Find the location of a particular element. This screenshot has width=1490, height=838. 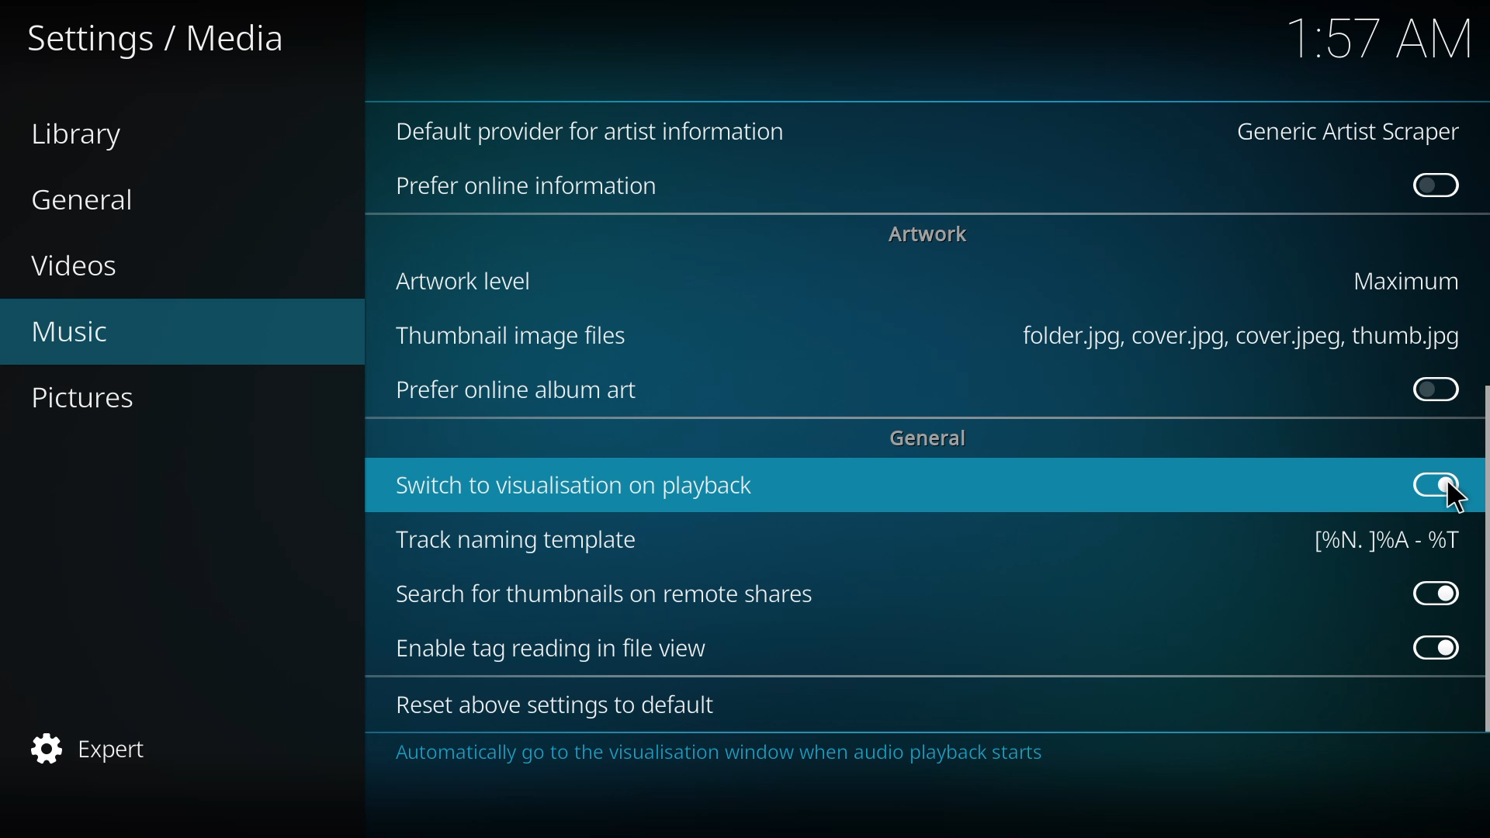

artwork is located at coordinates (927, 234).